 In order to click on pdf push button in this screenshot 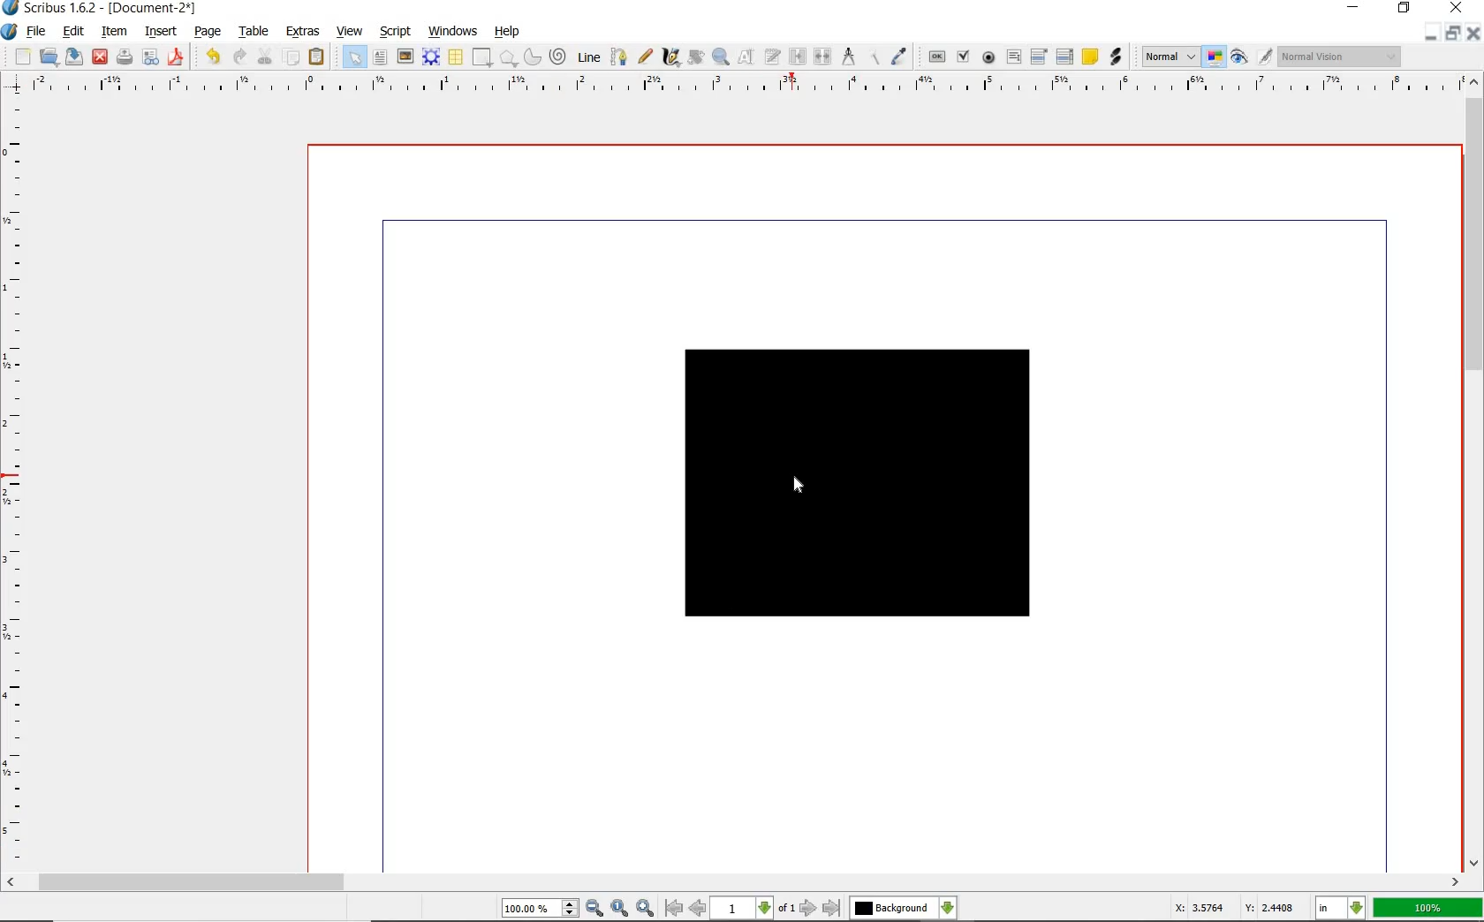, I will do `click(935, 58)`.